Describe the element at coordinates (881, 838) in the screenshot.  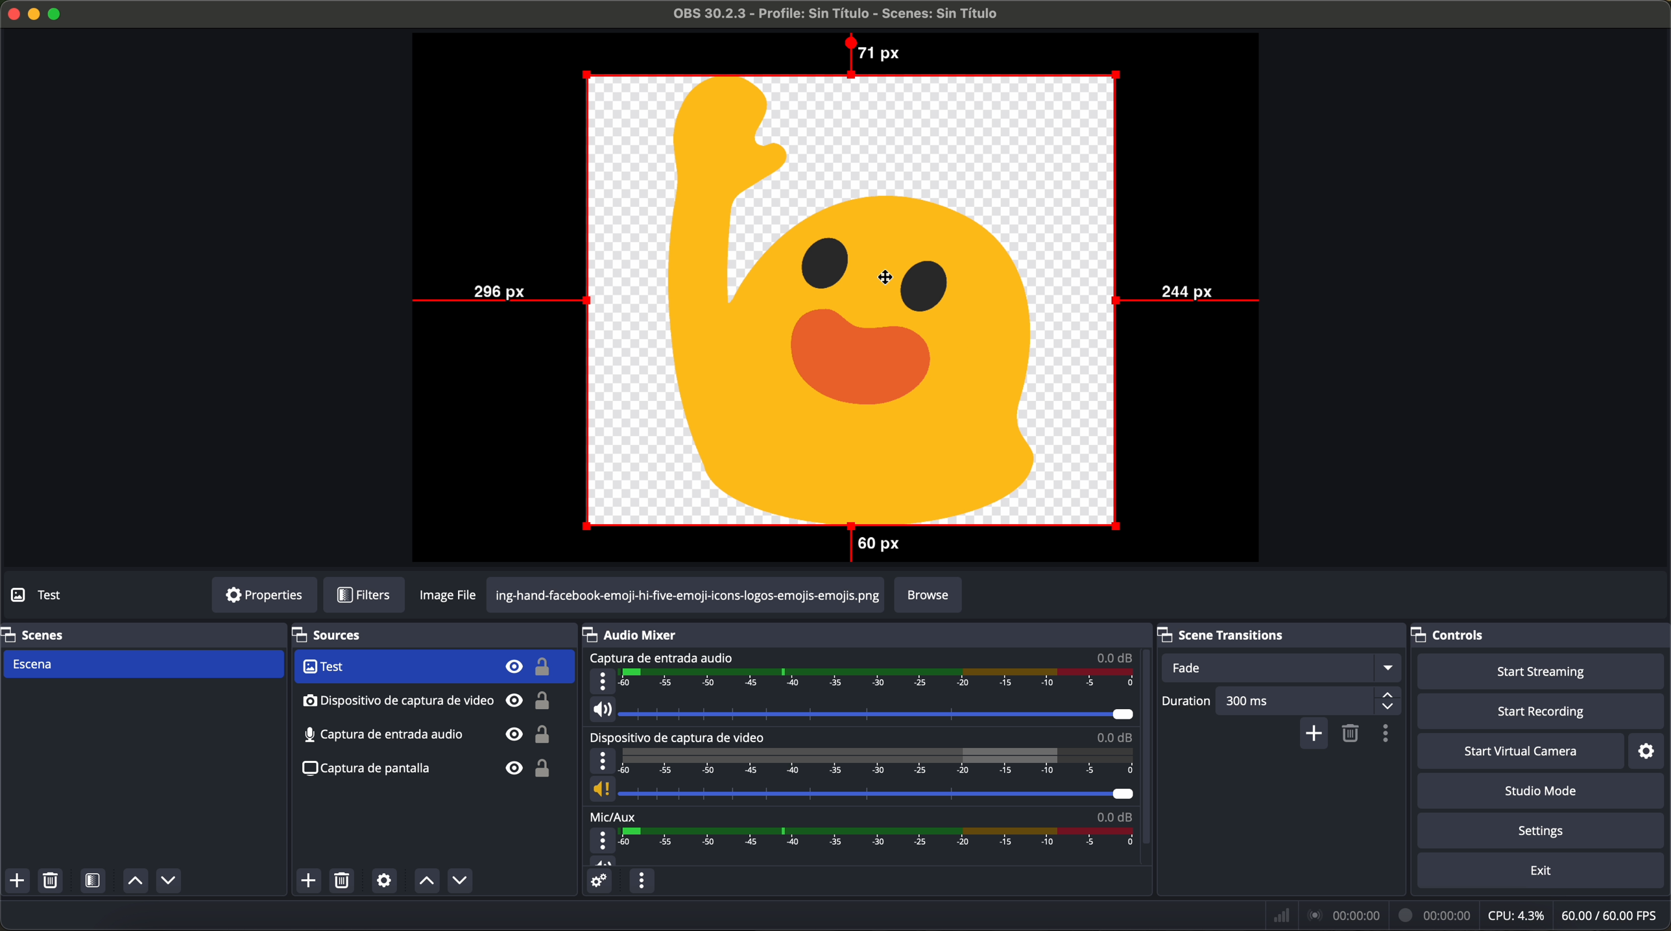
I see `timeline` at that location.